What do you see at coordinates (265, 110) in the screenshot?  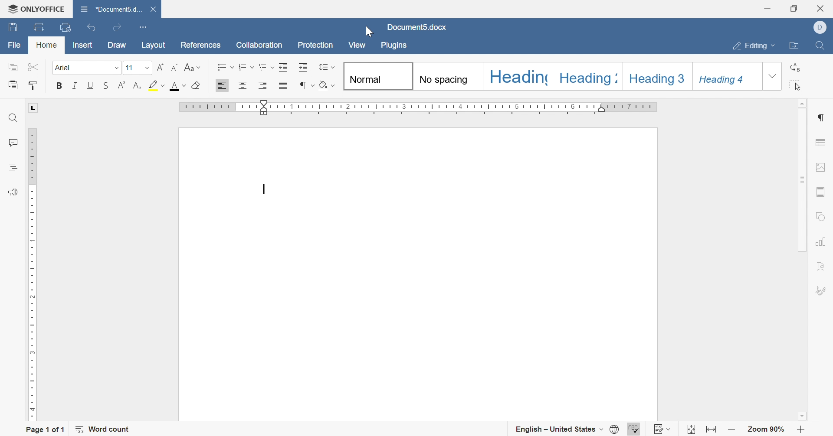 I see `slider position` at bounding box center [265, 110].